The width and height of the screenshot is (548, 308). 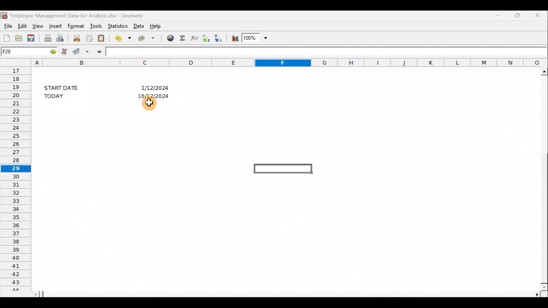 What do you see at coordinates (282, 203) in the screenshot?
I see `Cells` at bounding box center [282, 203].